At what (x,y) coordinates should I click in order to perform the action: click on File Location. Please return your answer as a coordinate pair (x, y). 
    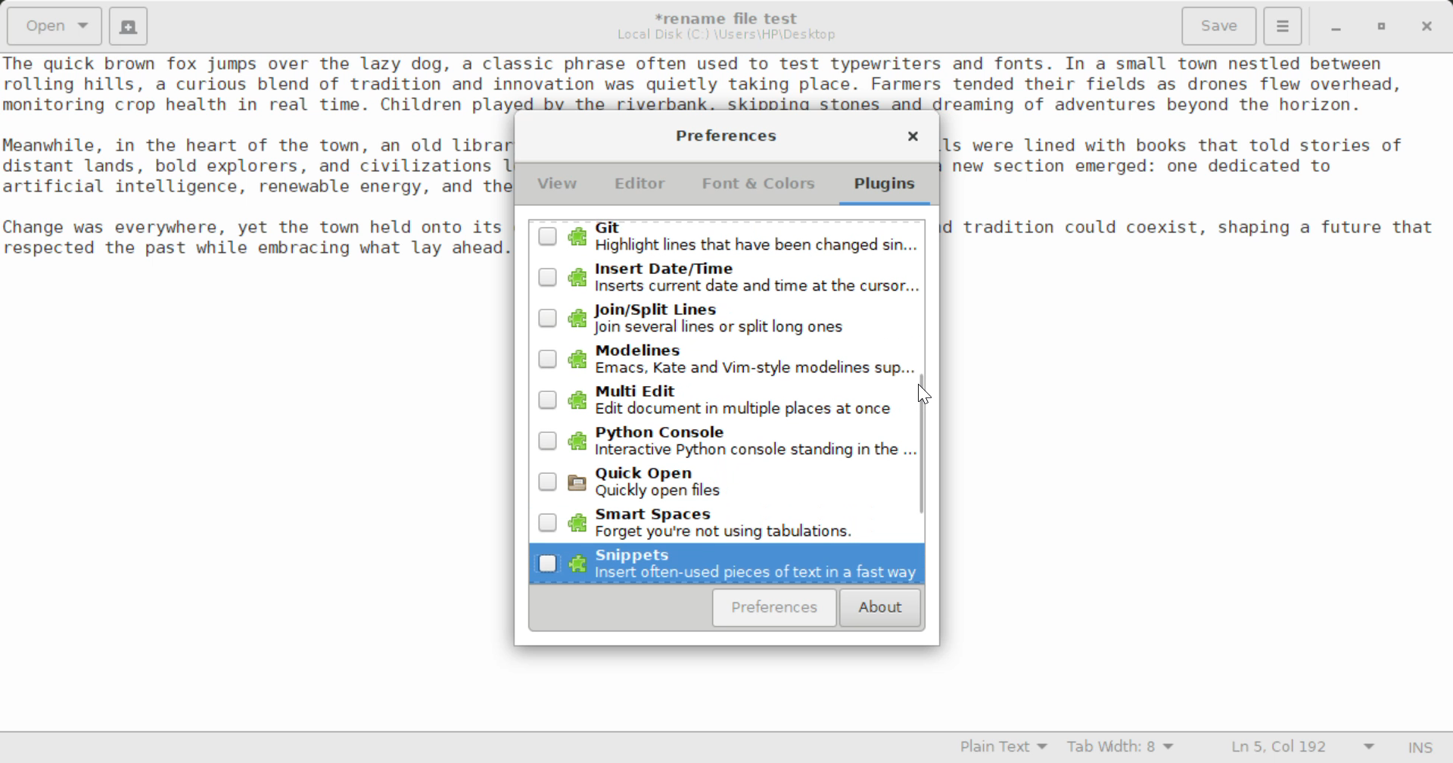
    Looking at the image, I should click on (726, 35).